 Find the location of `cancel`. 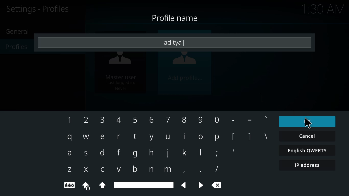

cancel is located at coordinates (218, 187).